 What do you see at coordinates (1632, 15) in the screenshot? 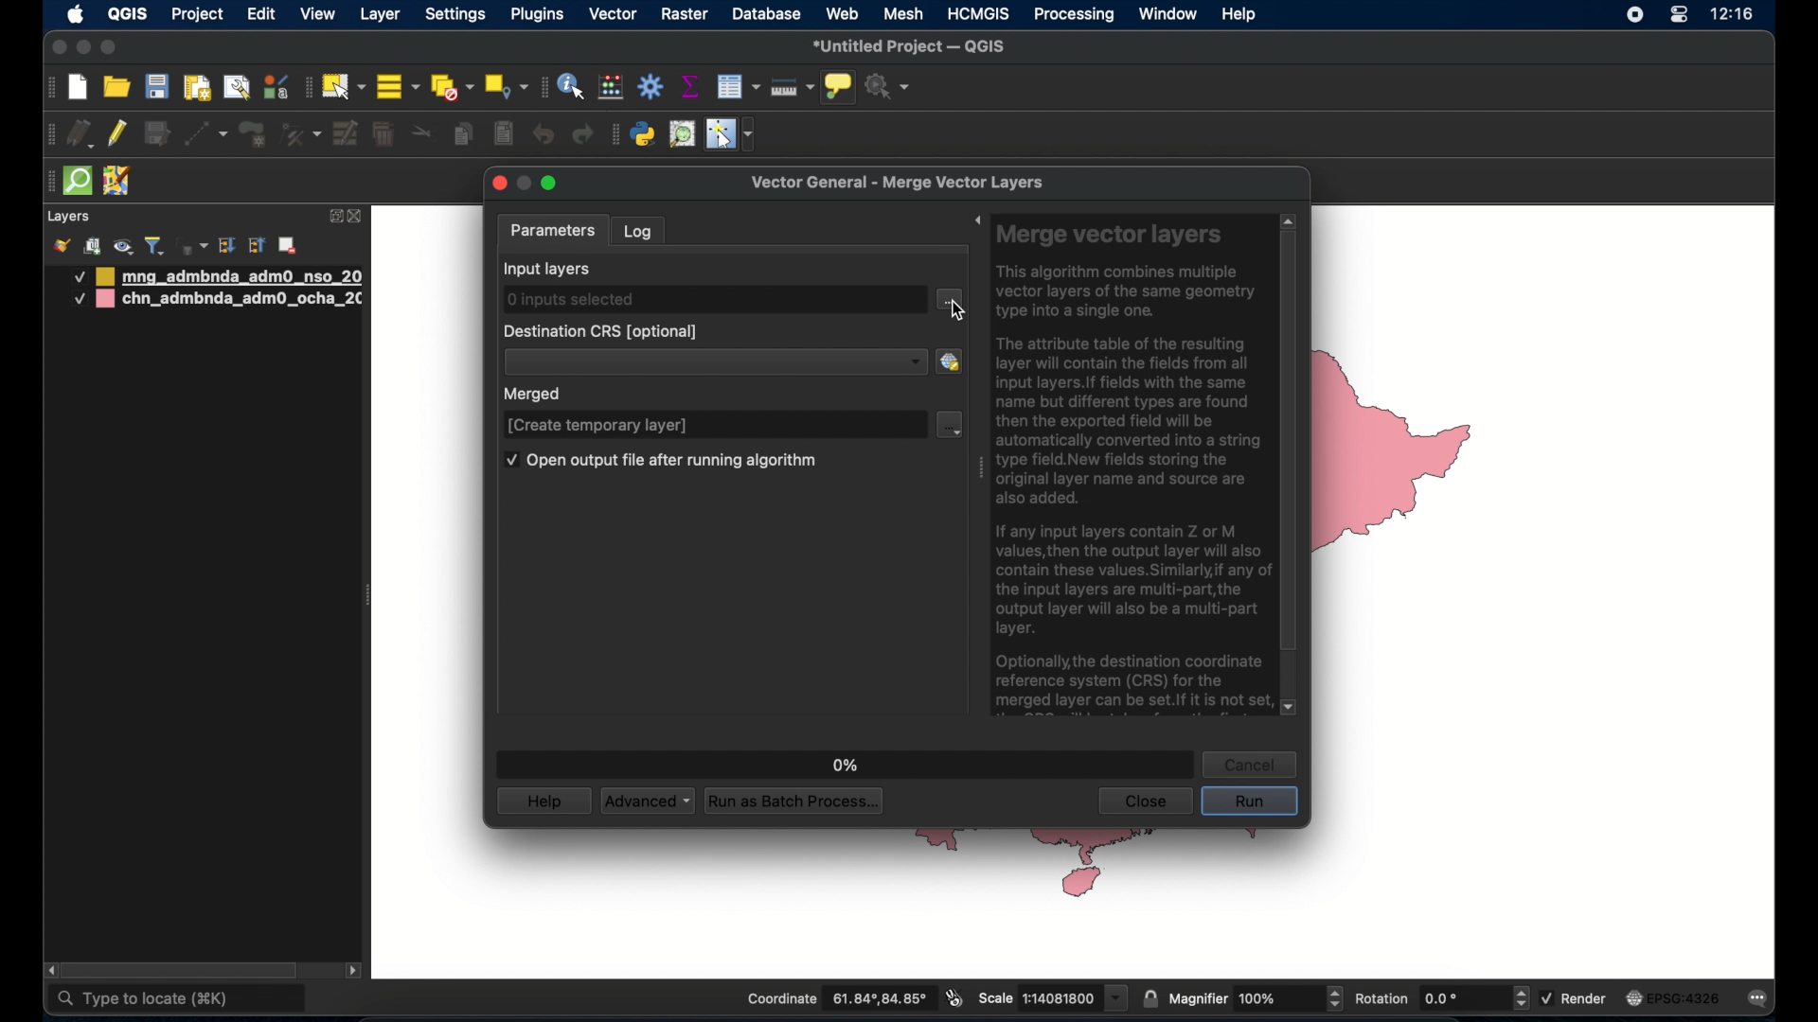
I see `screen recorder icon` at bounding box center [1632, 15].